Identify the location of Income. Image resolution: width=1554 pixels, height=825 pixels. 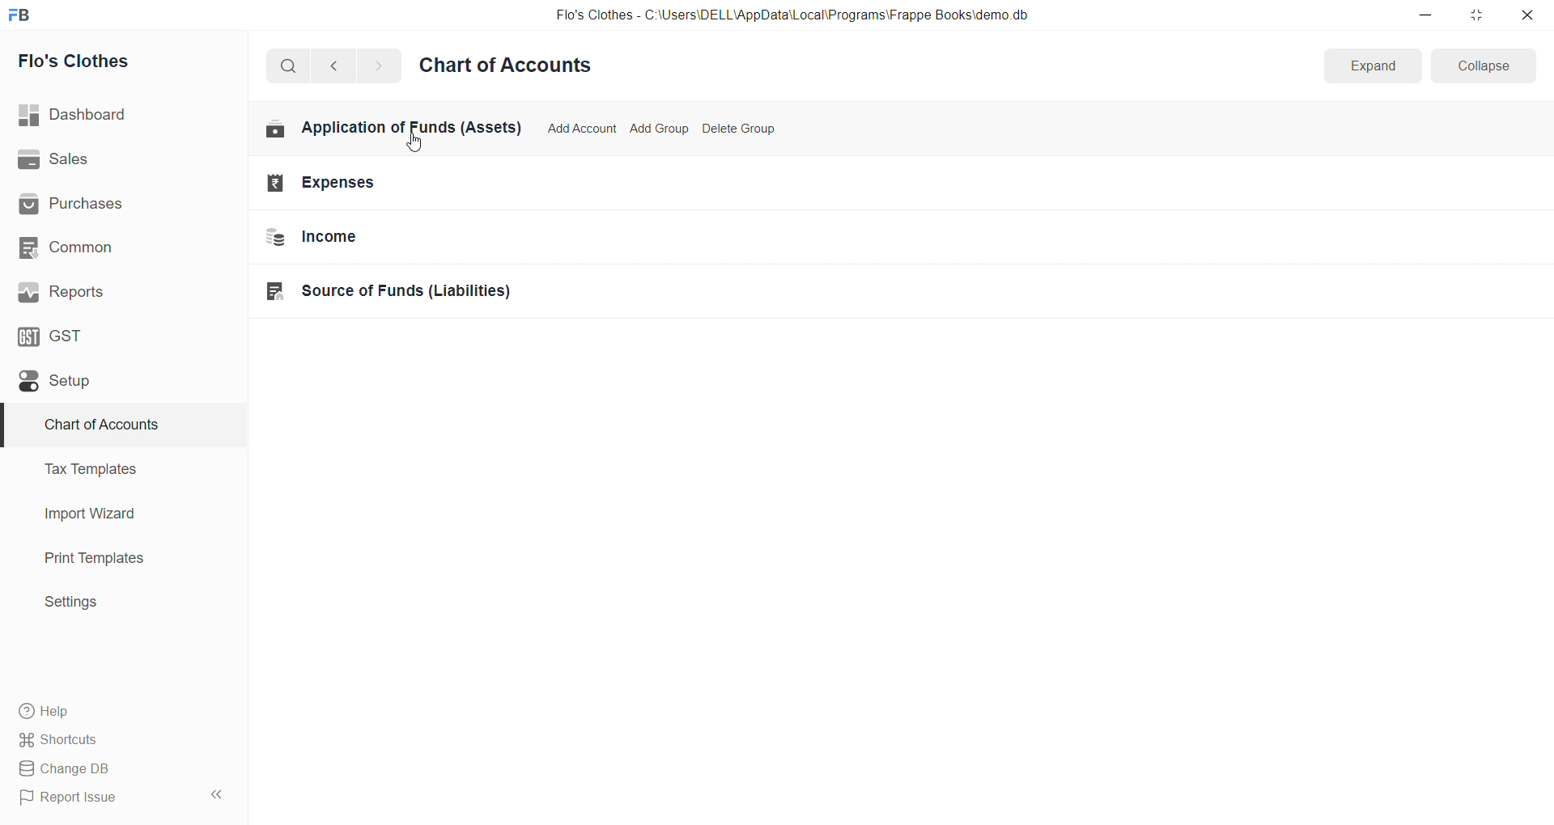
(393, 239).